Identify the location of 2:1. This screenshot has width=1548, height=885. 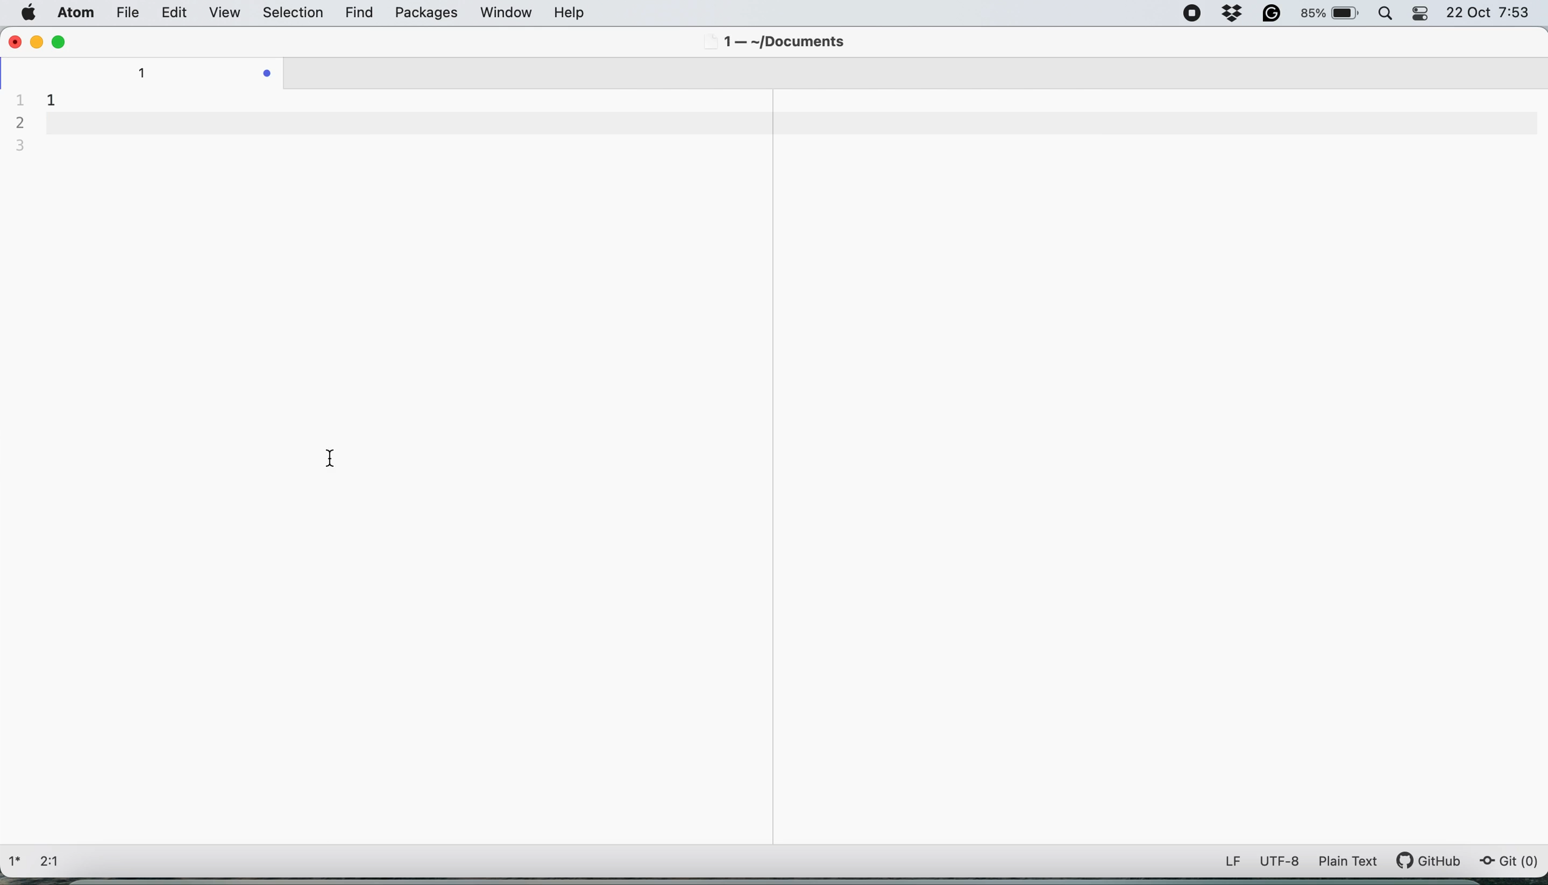
(57, 862).